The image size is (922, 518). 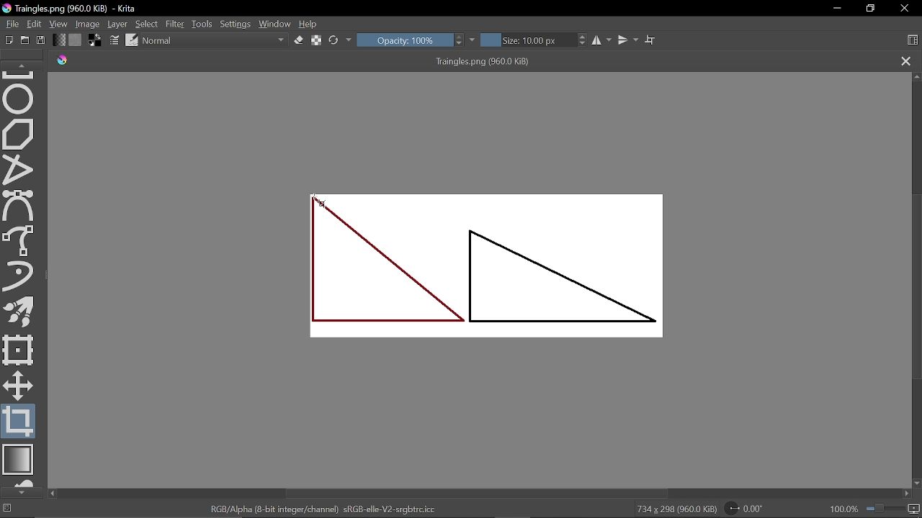 I want to click on No selection, so click(x=7, y=509).